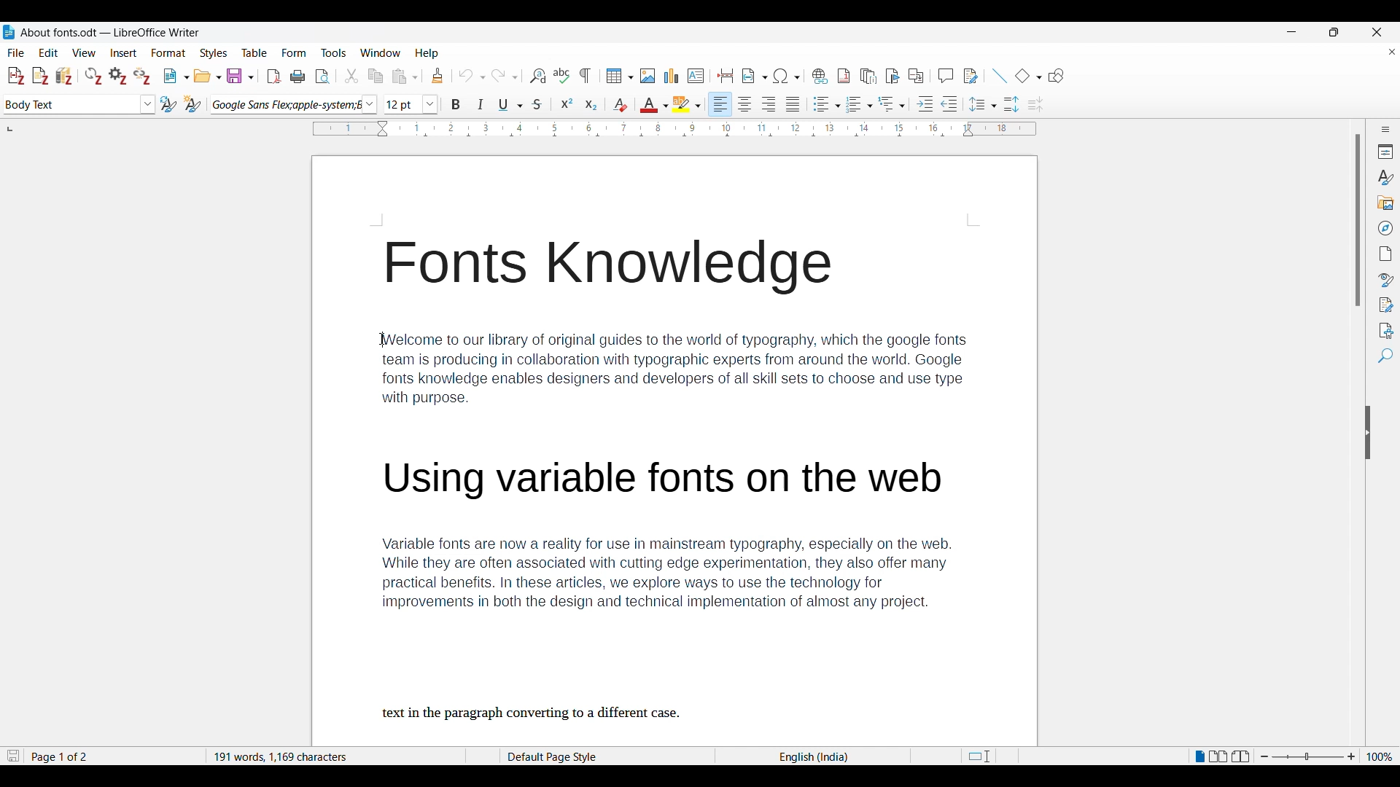 This screenshot has height=787, width=1400. What do you see at coordinates (820, 76) in the screenshot?
I see `Insert hyperlink` at bounding box center [820, 76].